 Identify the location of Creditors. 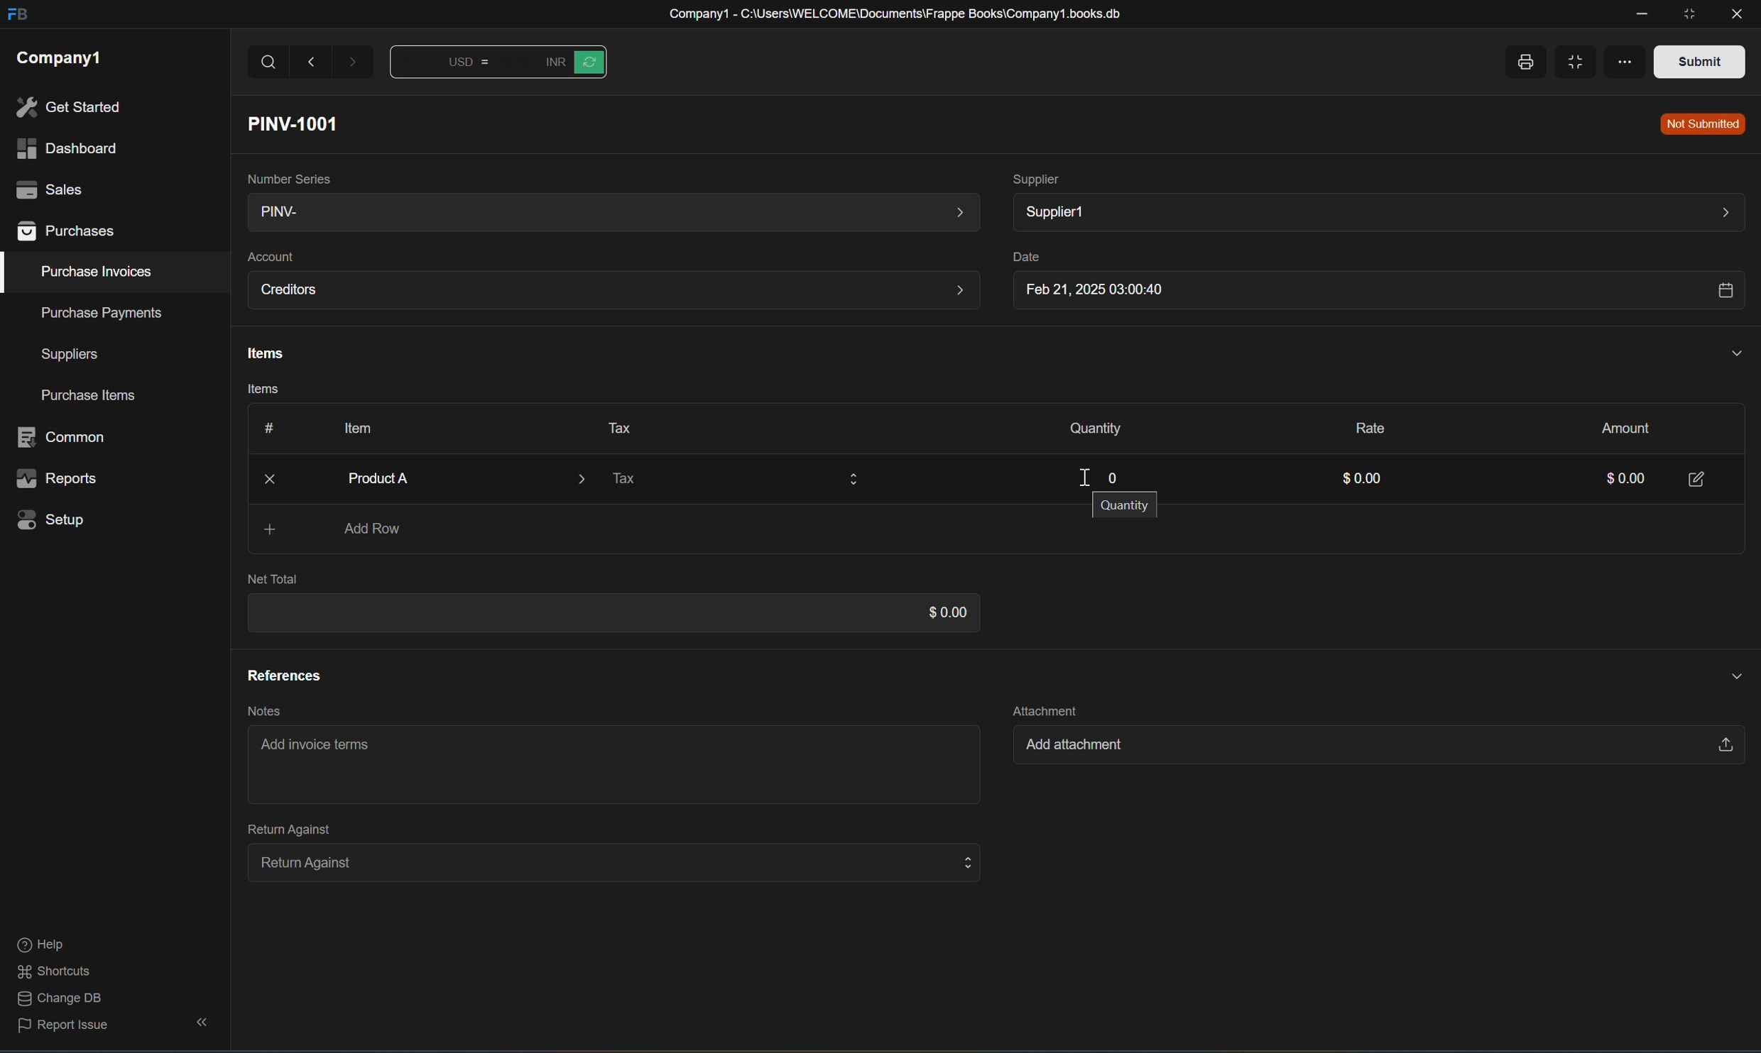
(613, 291).